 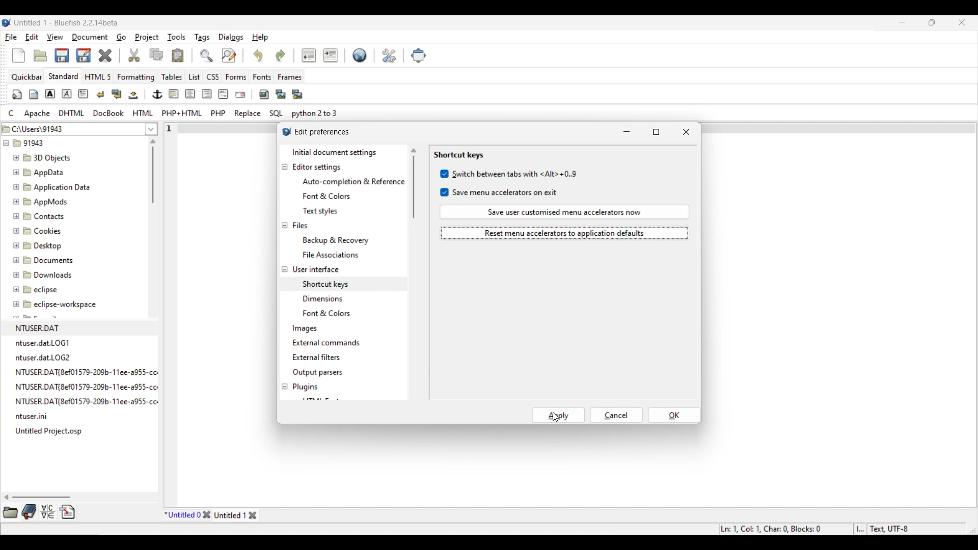 I want to click on Save user customized menu accelerators now, so click(x=565, y=212).